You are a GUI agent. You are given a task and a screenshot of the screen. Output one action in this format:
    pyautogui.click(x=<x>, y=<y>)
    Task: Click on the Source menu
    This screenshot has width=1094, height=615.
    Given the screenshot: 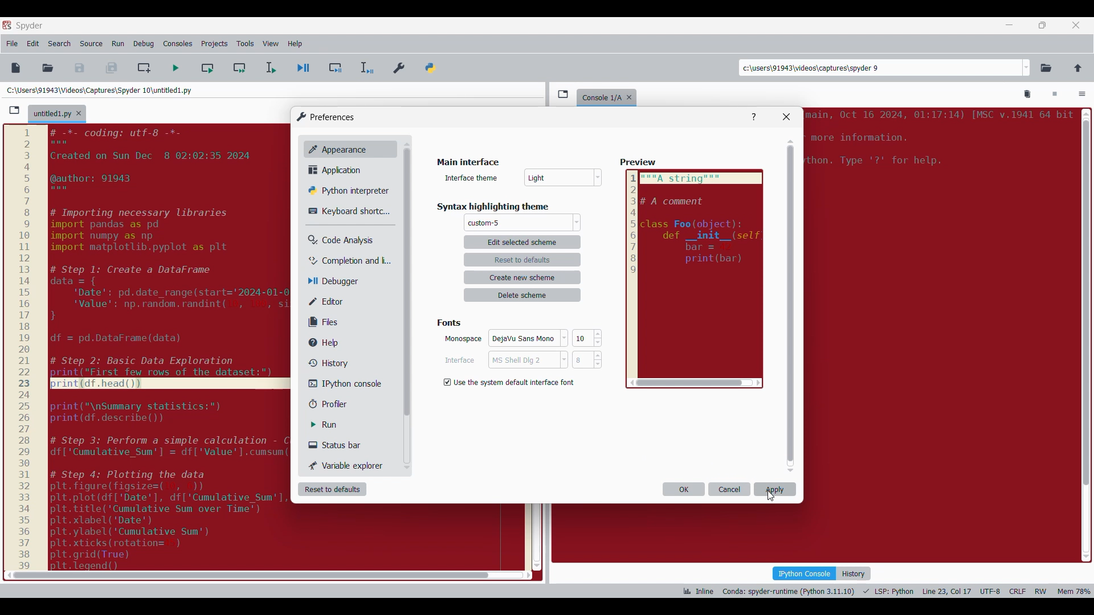 What is the action you would take?
    pyautogui.click(x=91, y=44)
    